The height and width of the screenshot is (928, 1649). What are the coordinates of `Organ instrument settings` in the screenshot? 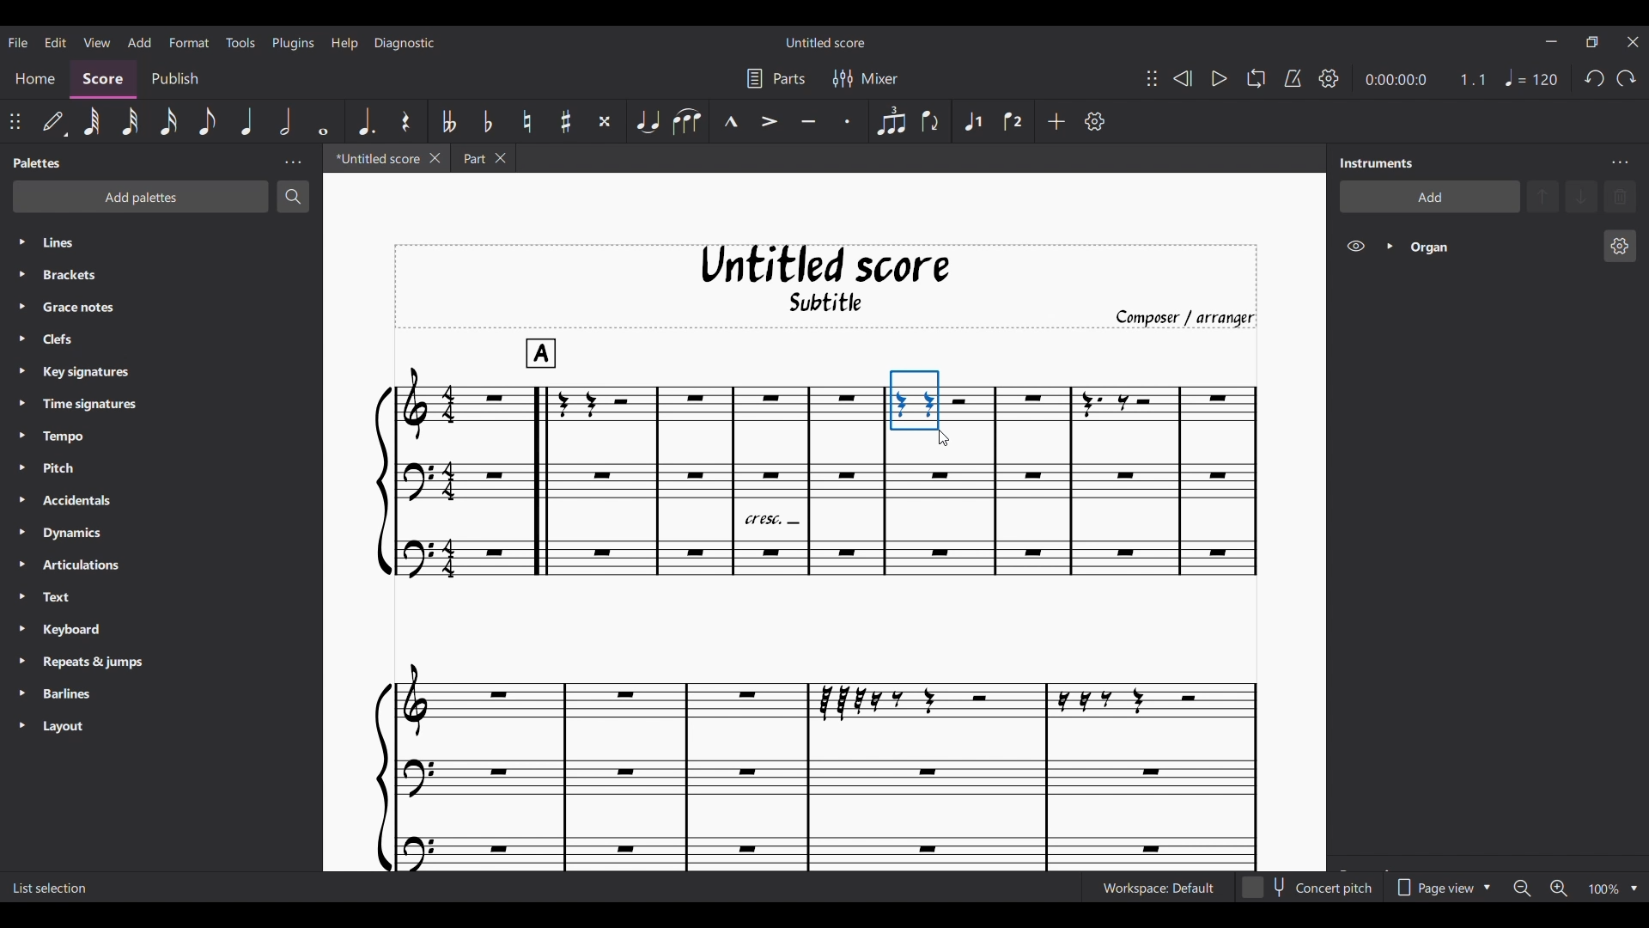 It's located at (1620, 246).